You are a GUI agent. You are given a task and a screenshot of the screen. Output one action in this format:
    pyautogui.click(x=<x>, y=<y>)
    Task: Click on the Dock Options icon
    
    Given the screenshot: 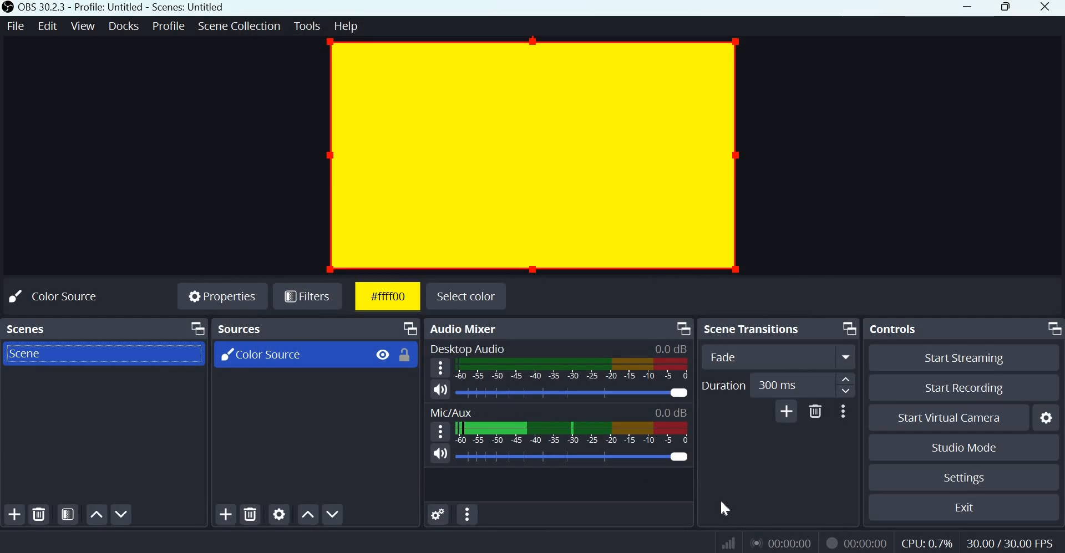 What is the action you would take?
    pyautogui.click(x=194, y=329)
    